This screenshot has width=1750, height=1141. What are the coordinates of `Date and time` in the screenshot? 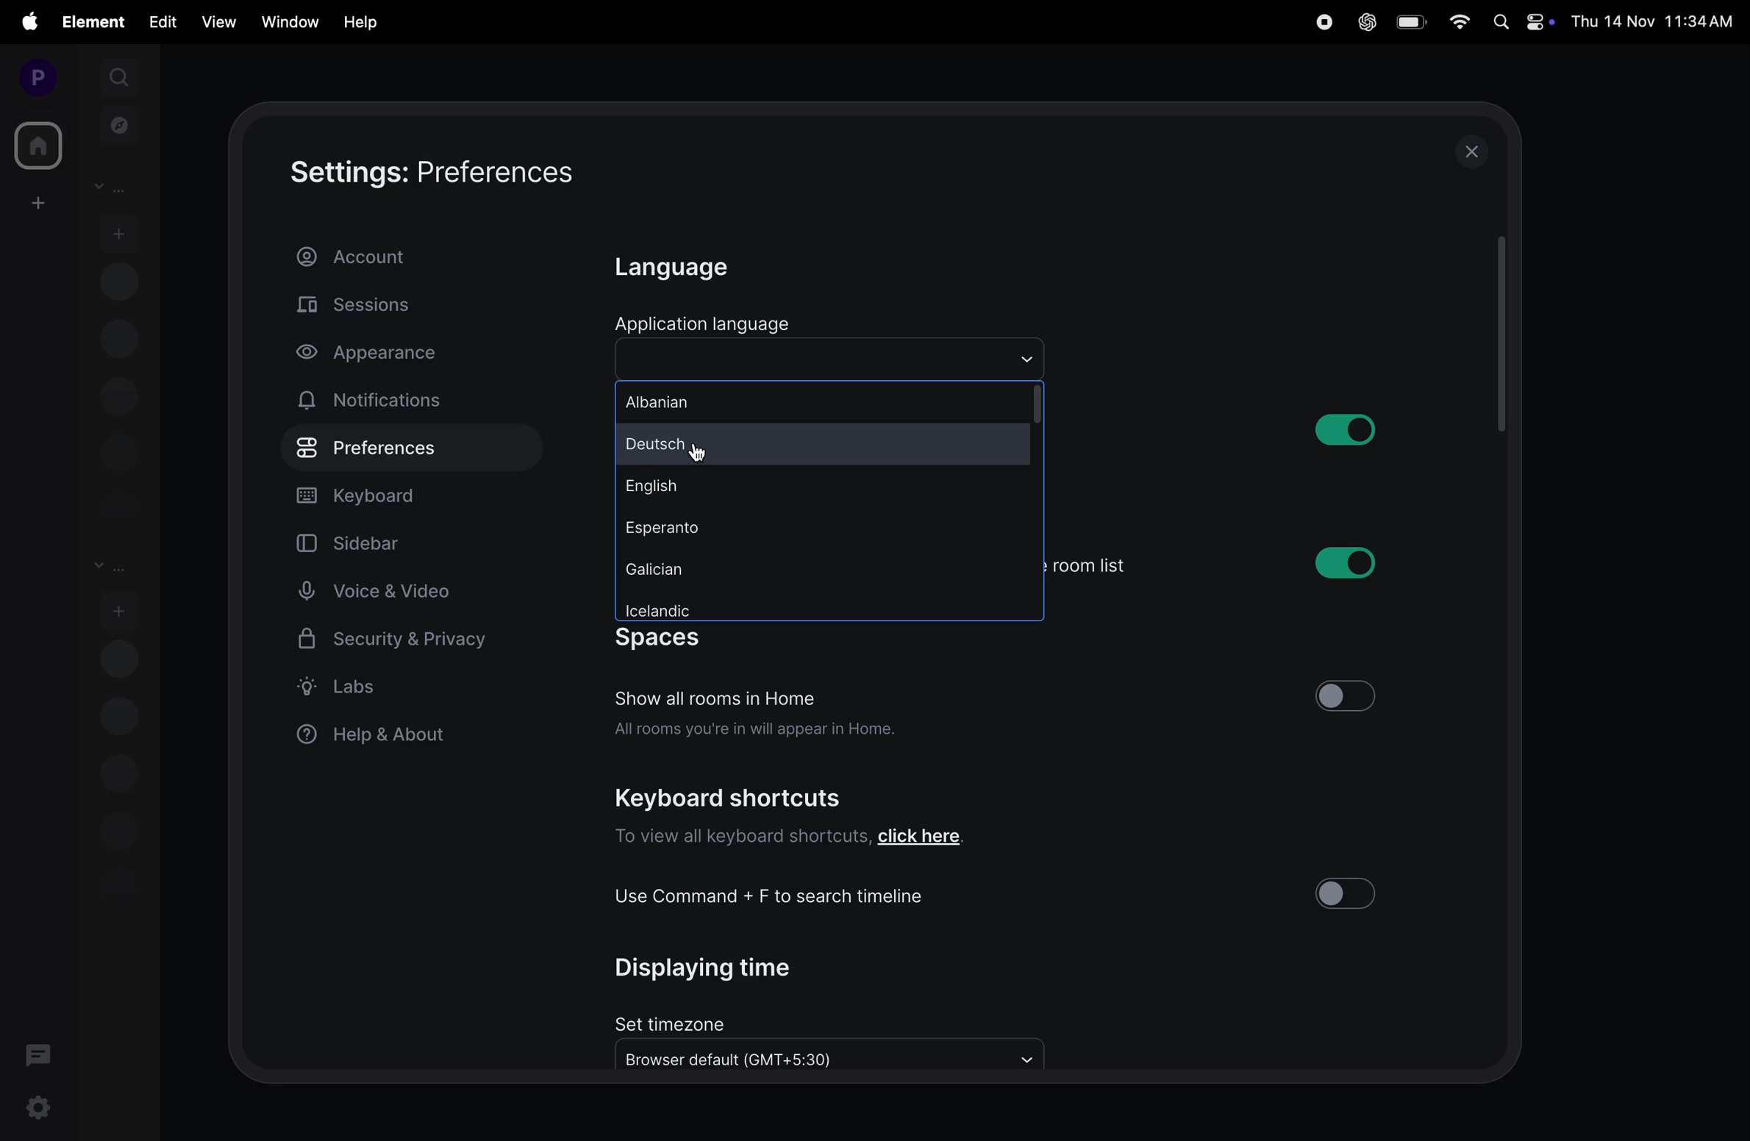 It's located at (1654, 21).